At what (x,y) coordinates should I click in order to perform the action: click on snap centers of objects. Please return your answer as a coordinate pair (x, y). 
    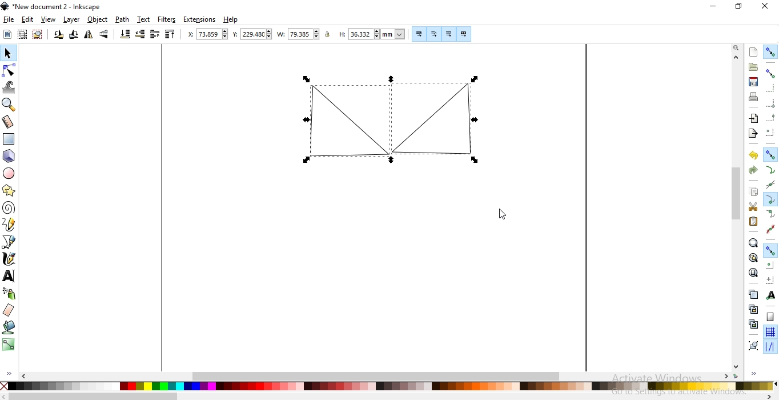
    Looking at the image, I should click on (770, 265).